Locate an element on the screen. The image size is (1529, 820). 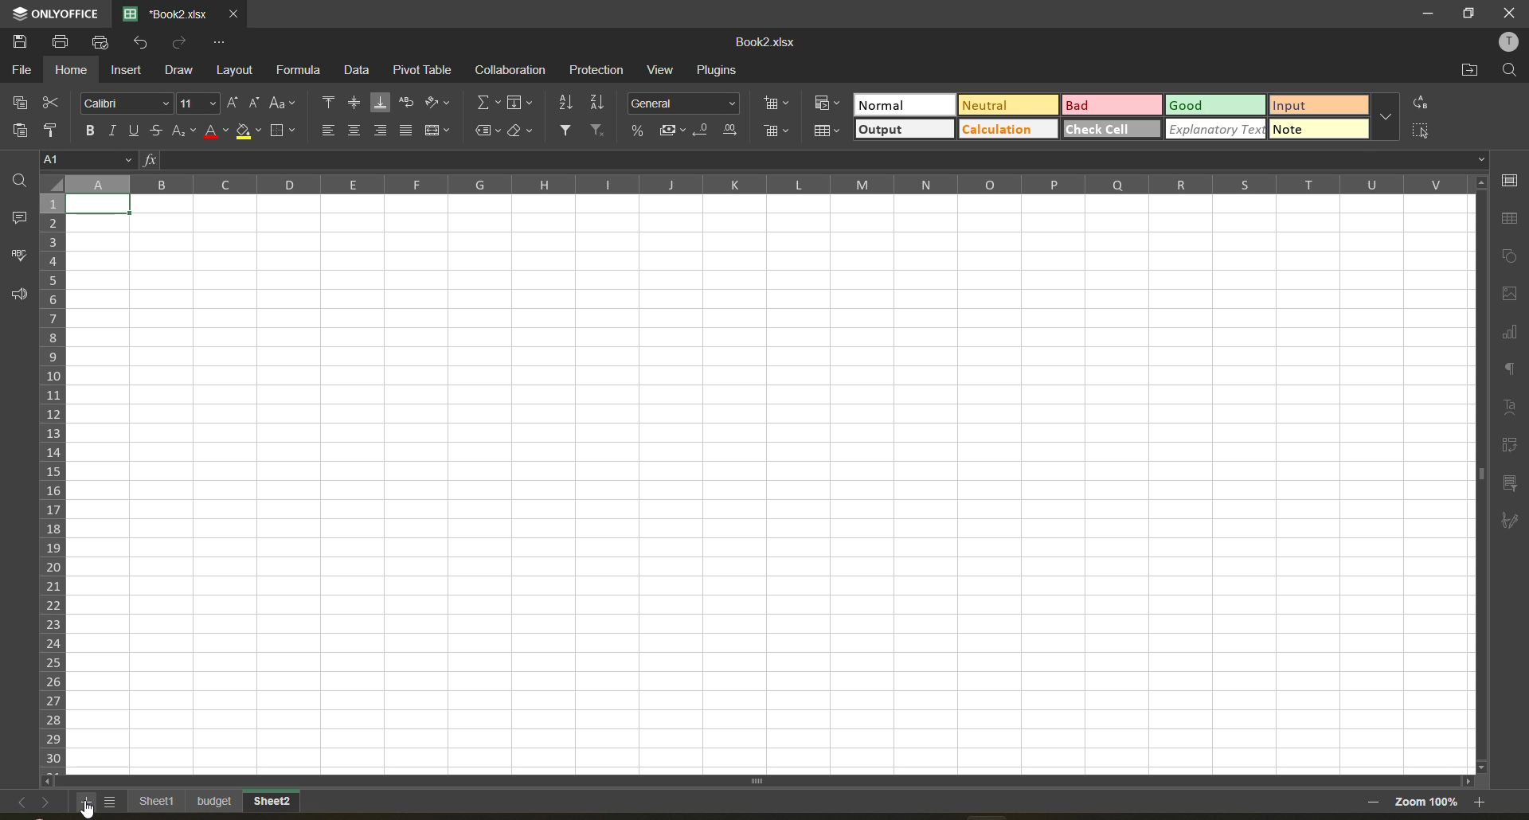
insert is located at coordinates (125, 70).